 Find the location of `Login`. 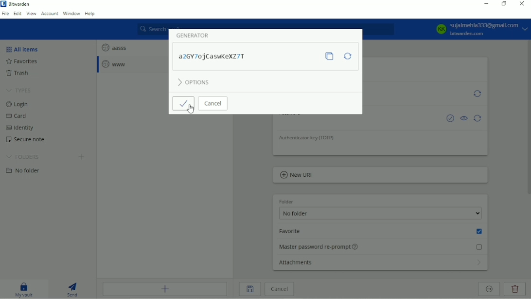

Login is located at coordinates (17, 104).